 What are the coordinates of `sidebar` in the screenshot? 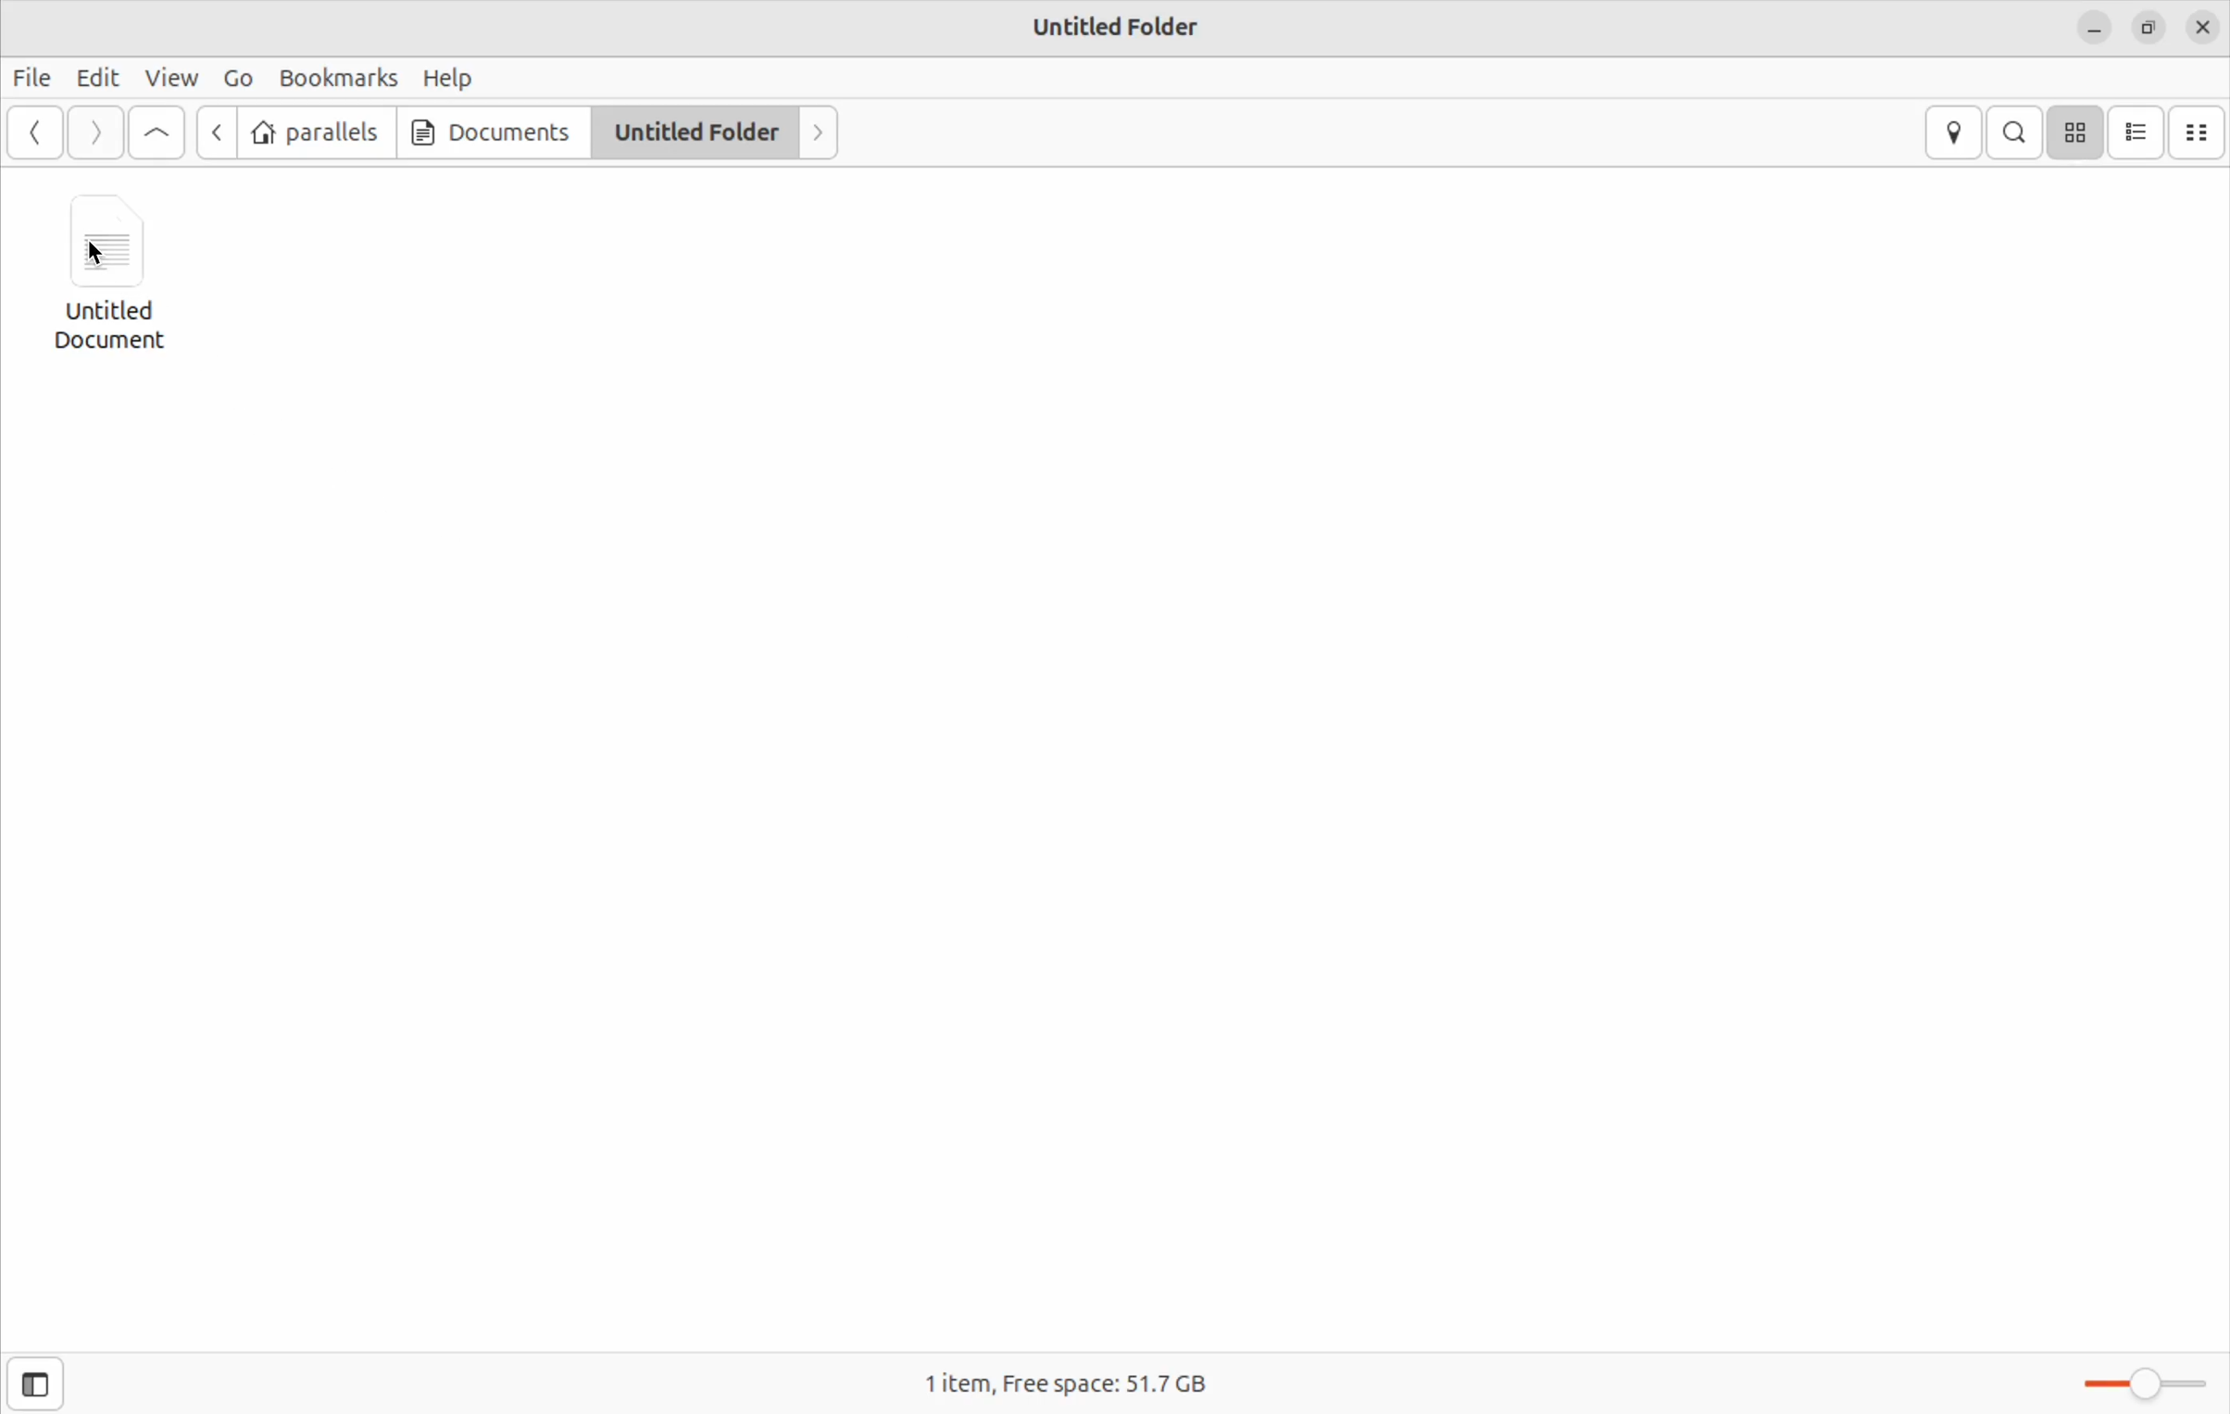 It's located at (47, 1372).